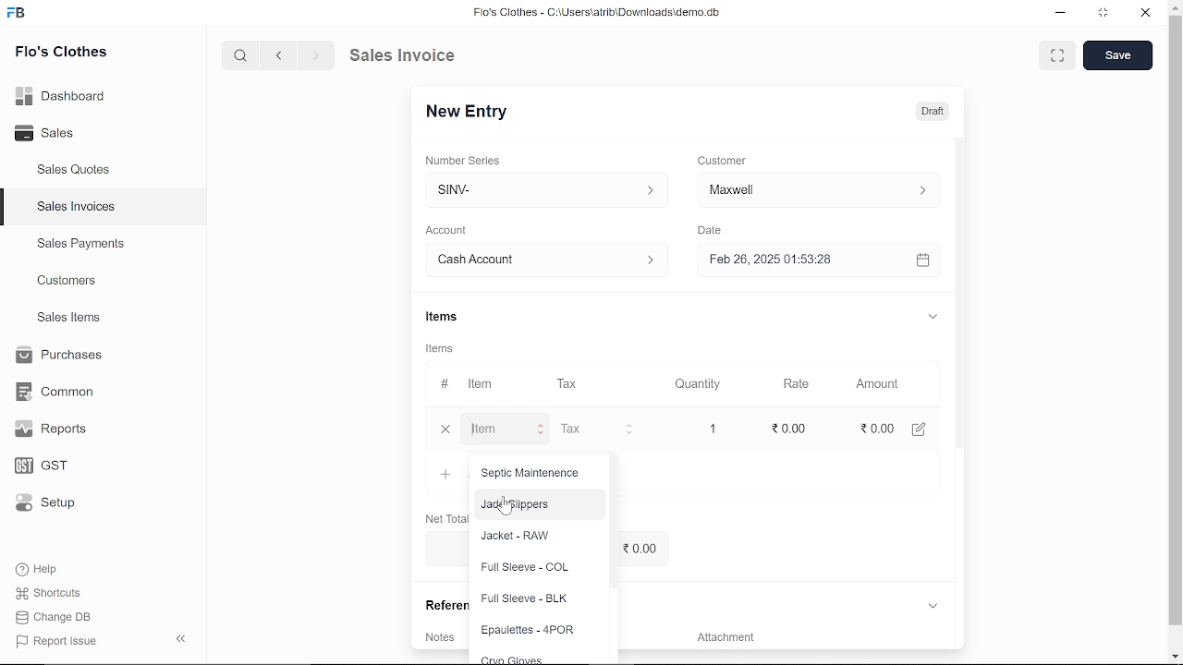 The image size is (1183, 665). I want to click on Item , so click(510, 429).